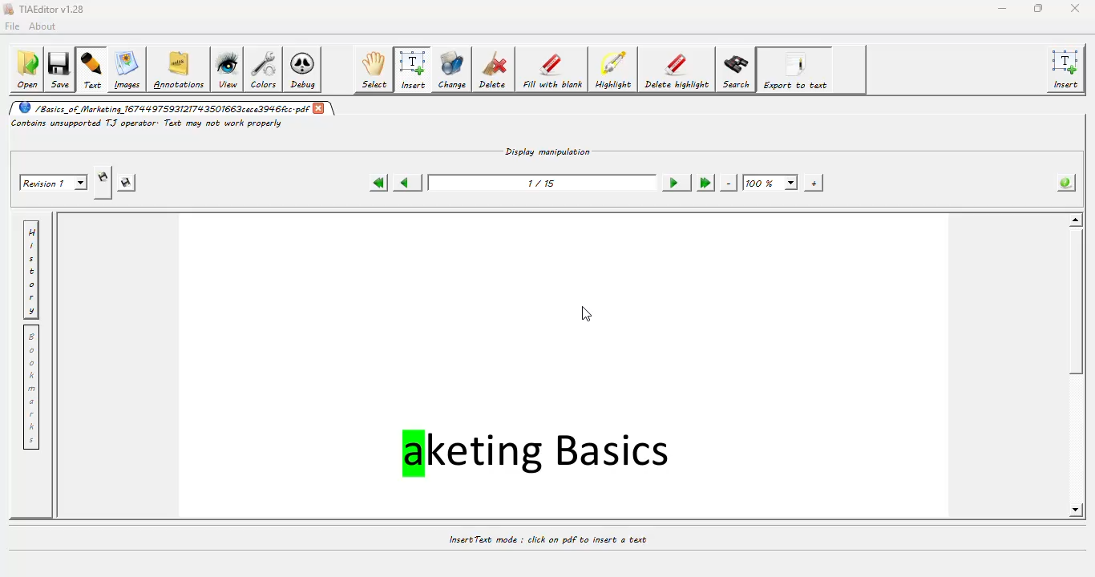 The height and width of the screenshot is (577, 1095). I want to click on /Basics_of Marketing 16744 9759312174 350166 3cece3946cc.pdf, so click(161, 108).